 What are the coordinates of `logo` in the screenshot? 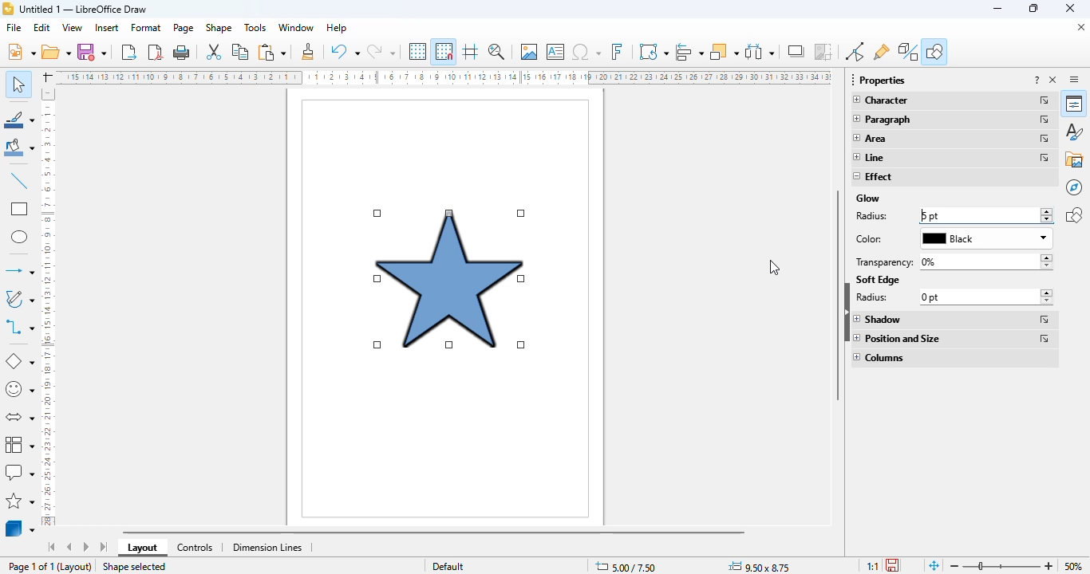 It's located at (8, 8).